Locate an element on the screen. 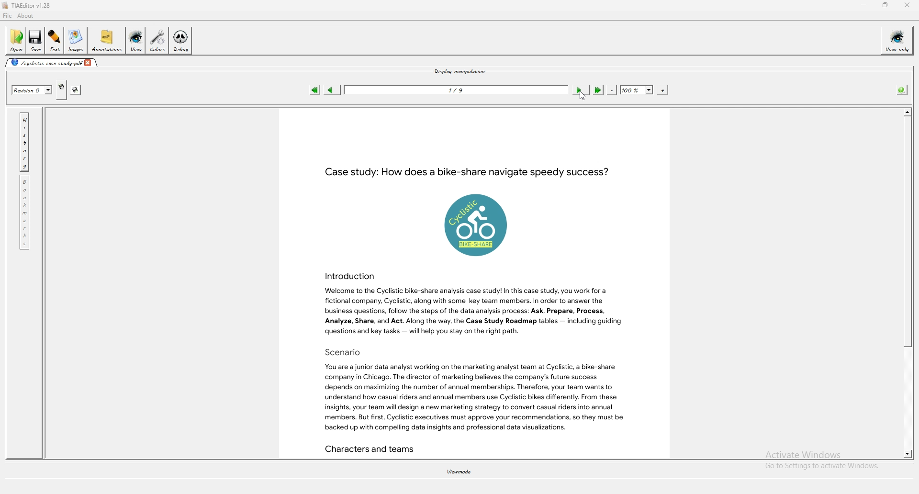 The width and height of the screenshot is (919, 494). Revision 0 is located at coordinates (32, 90).